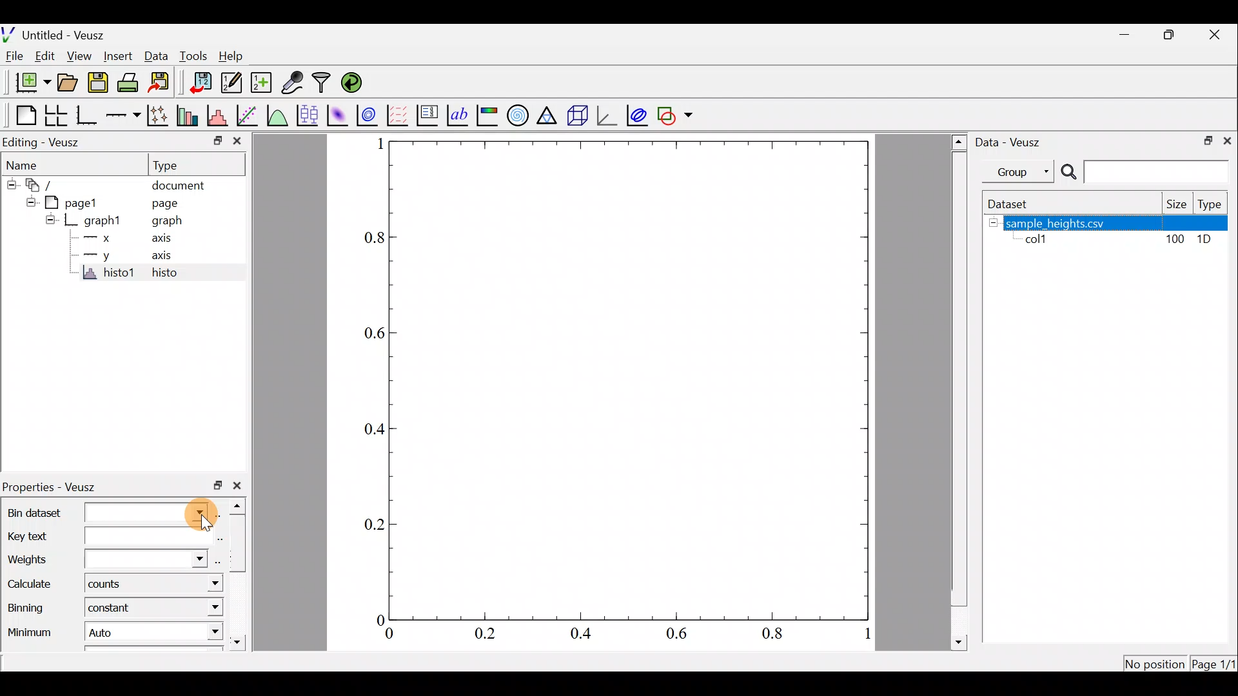  I want to click on Untitled - Veusz, so click(54, 34).